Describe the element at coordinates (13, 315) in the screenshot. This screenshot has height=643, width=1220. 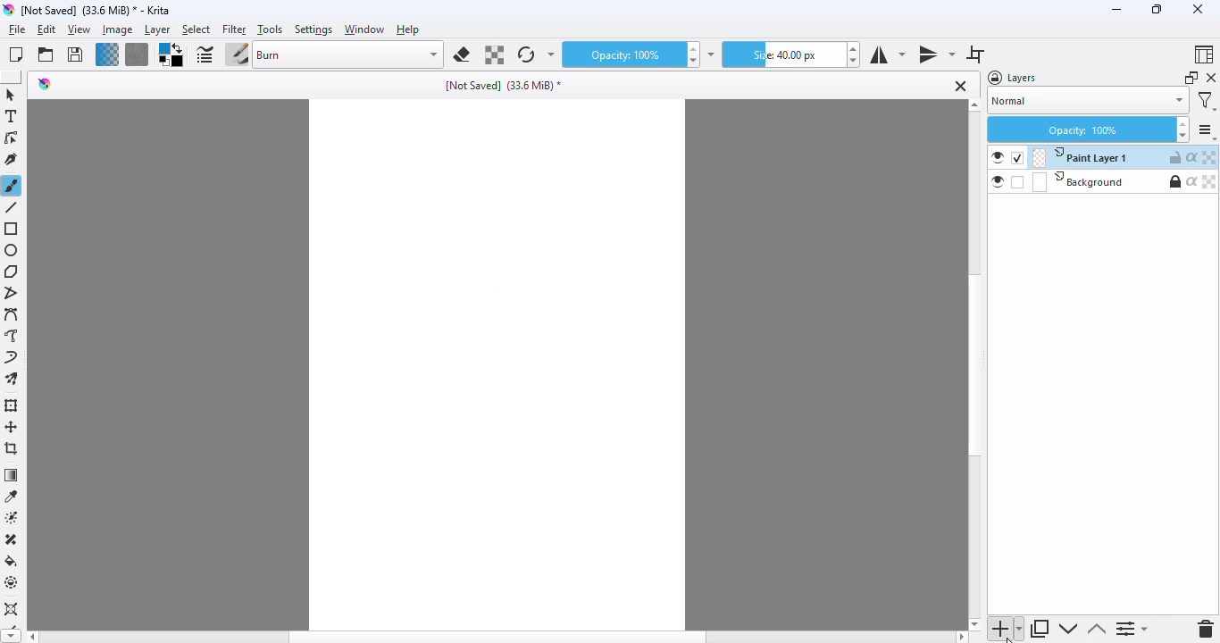
I see `bezier curve tool` at that location.